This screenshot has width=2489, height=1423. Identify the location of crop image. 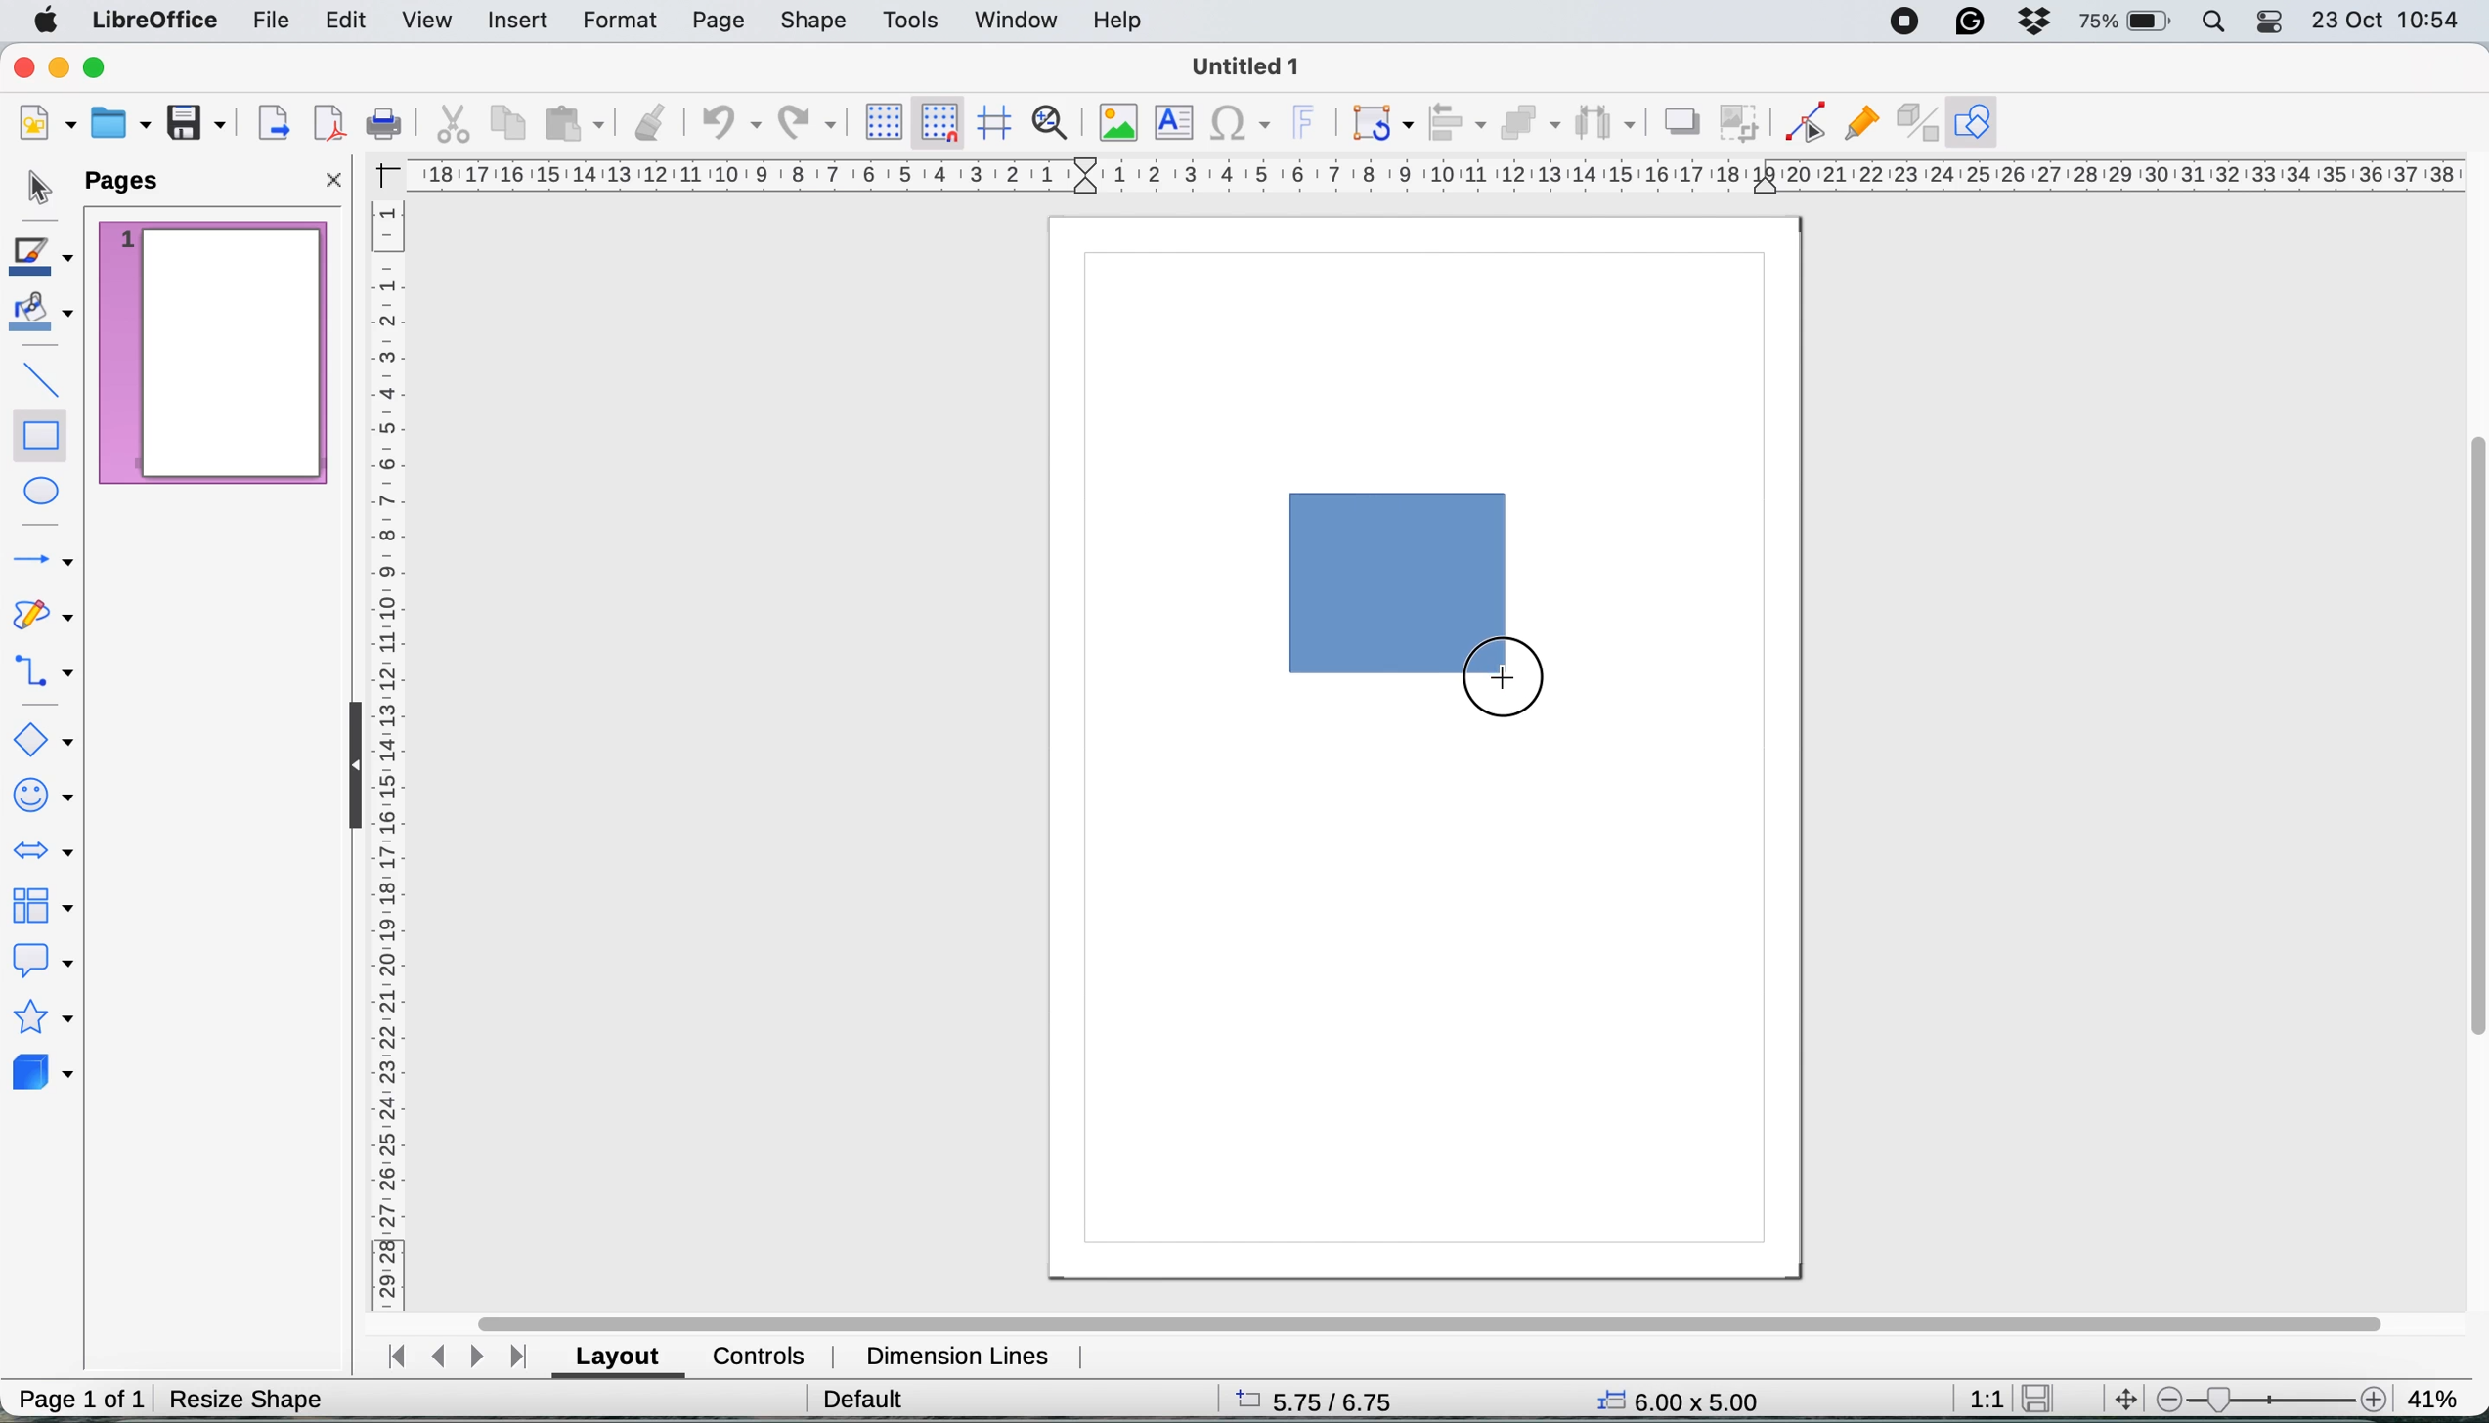
(1740, 124).